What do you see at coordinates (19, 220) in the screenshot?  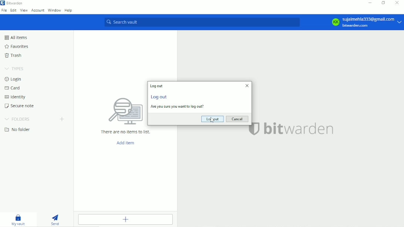 I see `My vault` at bounding box center [19, 220].